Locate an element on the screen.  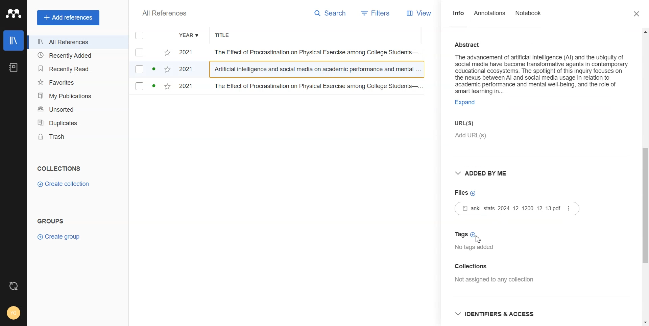
Info is located at coordinates (458, 17).